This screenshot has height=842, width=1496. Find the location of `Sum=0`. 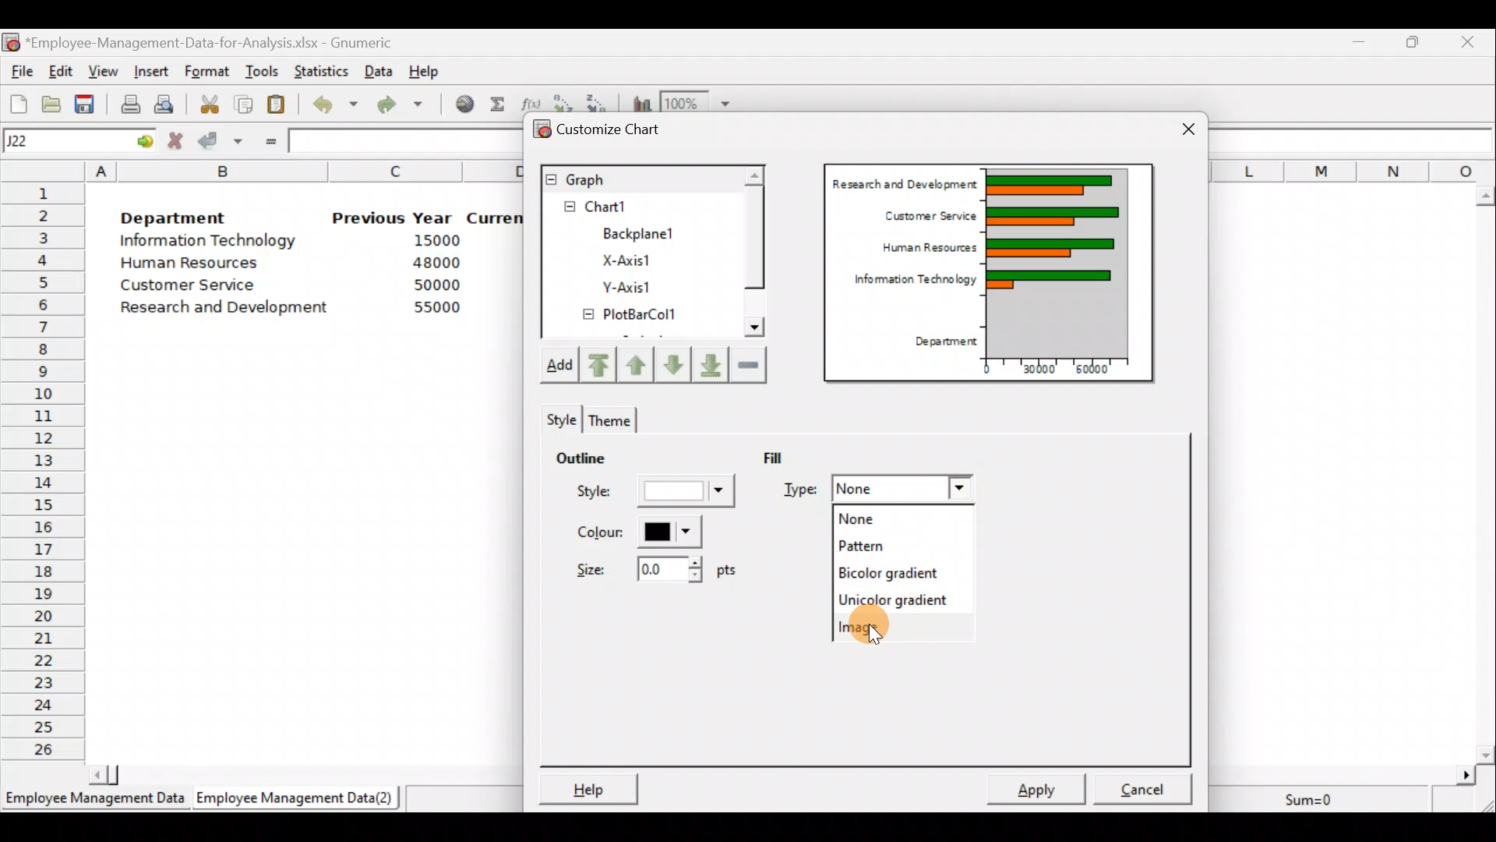

Sum=0 is located at coordinates (1314, 796).